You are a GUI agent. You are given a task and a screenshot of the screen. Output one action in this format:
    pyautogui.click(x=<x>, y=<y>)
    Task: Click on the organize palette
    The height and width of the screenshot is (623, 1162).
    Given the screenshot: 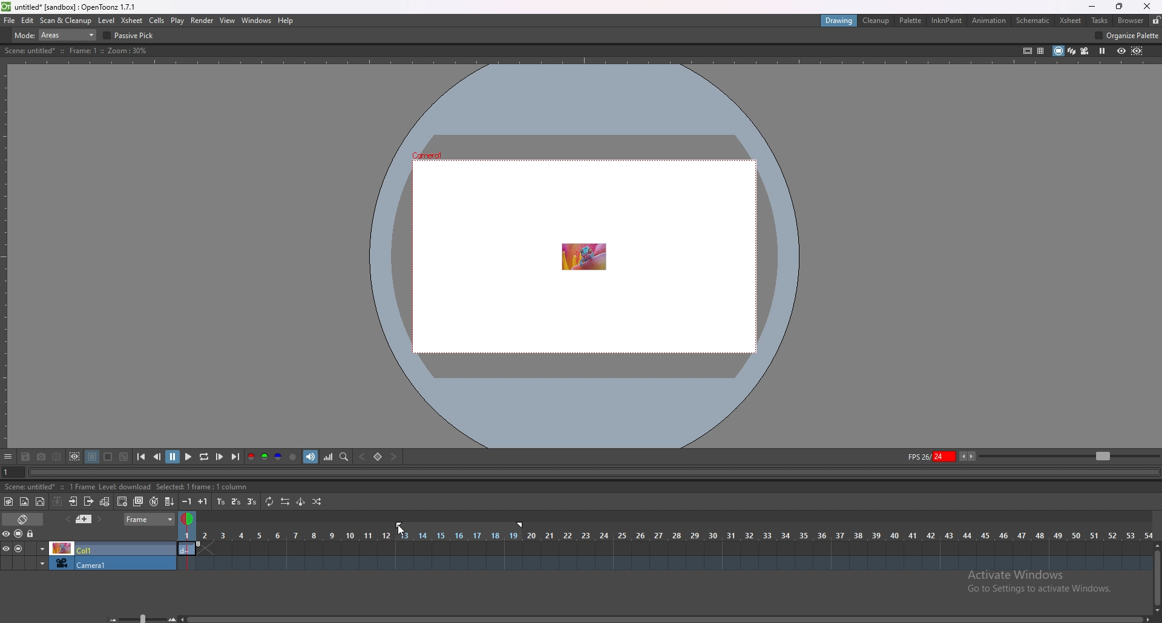 What is the action you would take?
    pyautogui.click(x=1128, y=35)
    